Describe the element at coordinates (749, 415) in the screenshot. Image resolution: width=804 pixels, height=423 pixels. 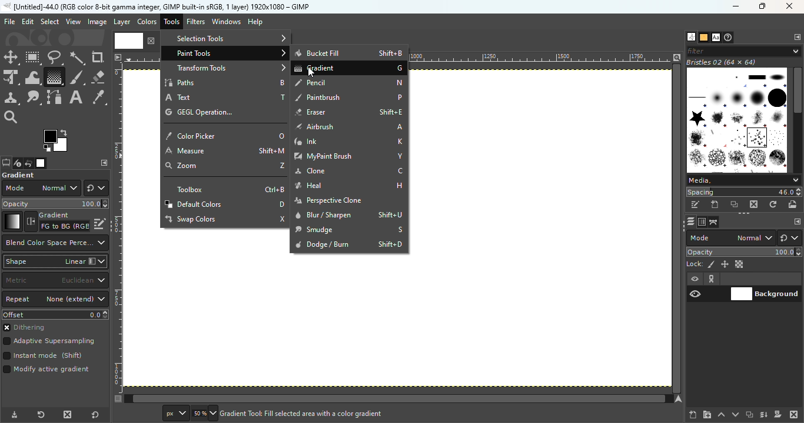
I see `Create a duplicate of the layer and add it to the image` at that location.